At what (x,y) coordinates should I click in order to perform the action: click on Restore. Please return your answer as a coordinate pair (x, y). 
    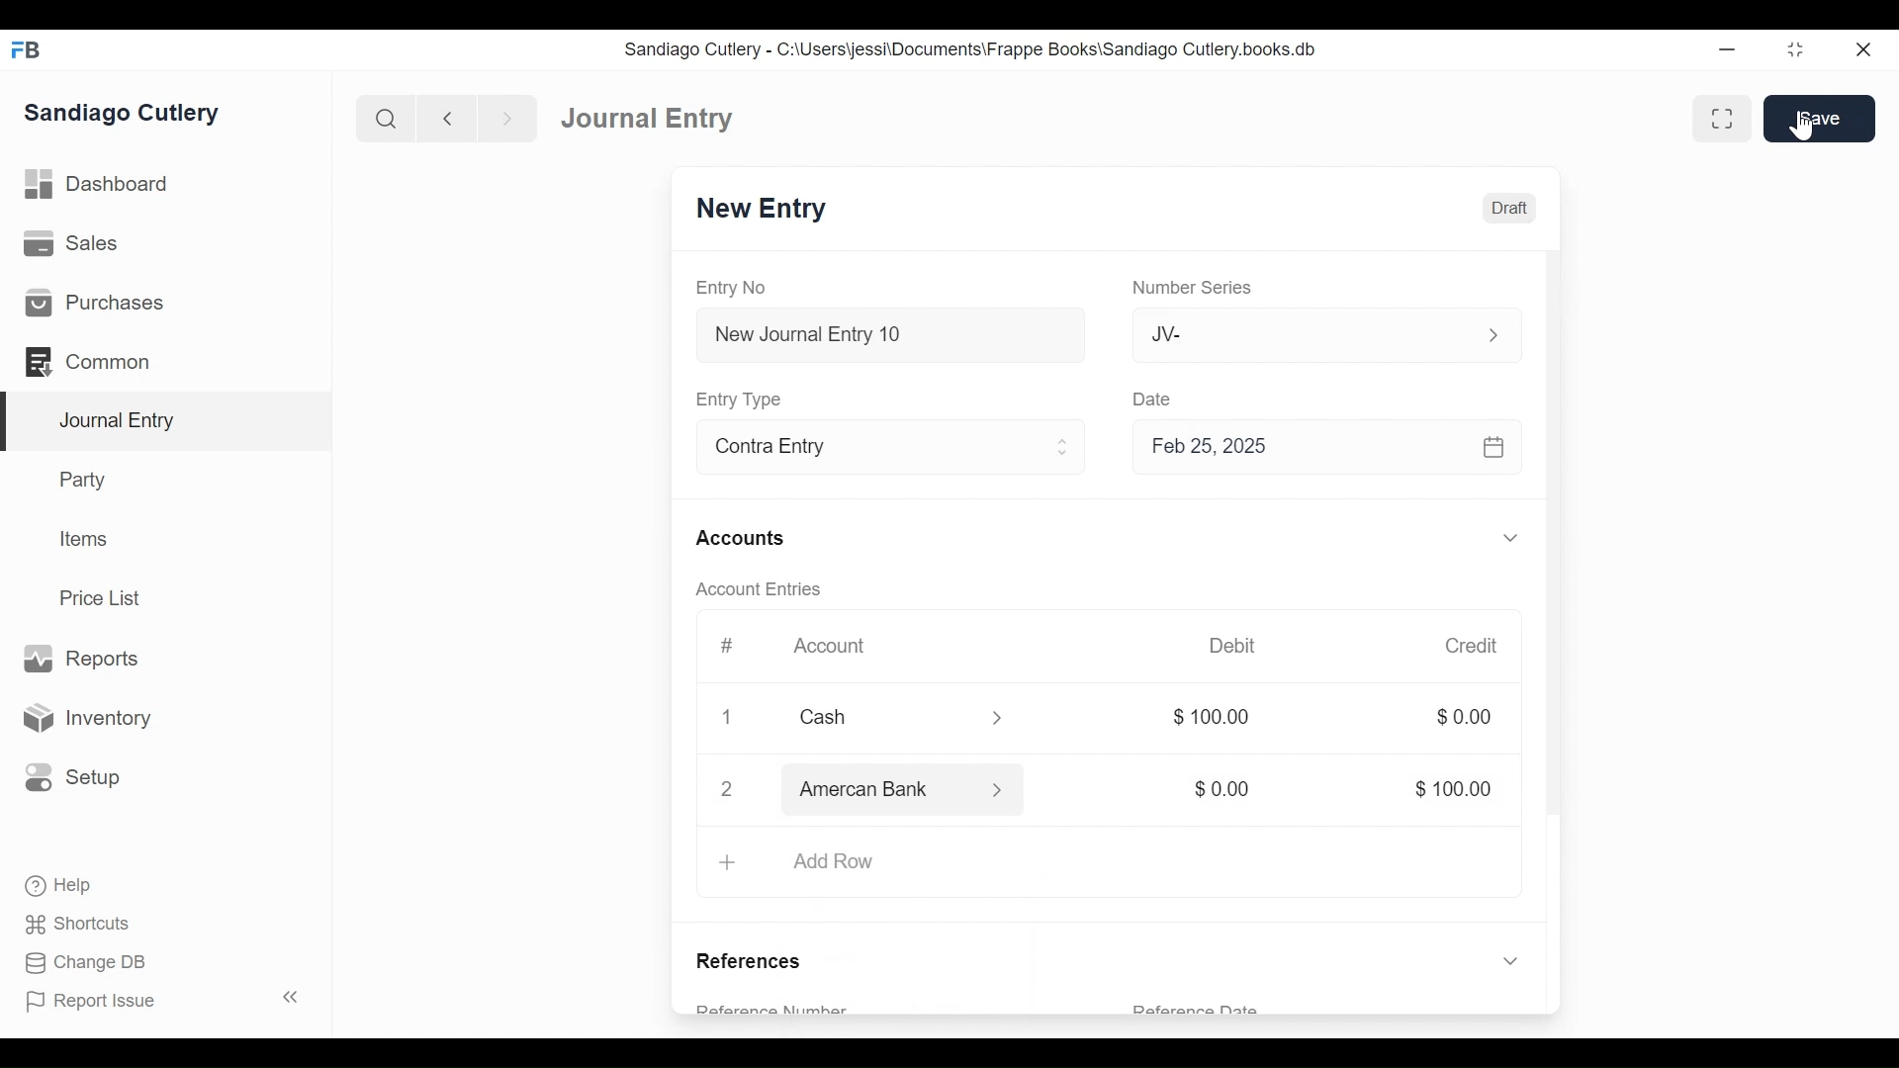
    Looking at the image, I should click on (1795, 51).